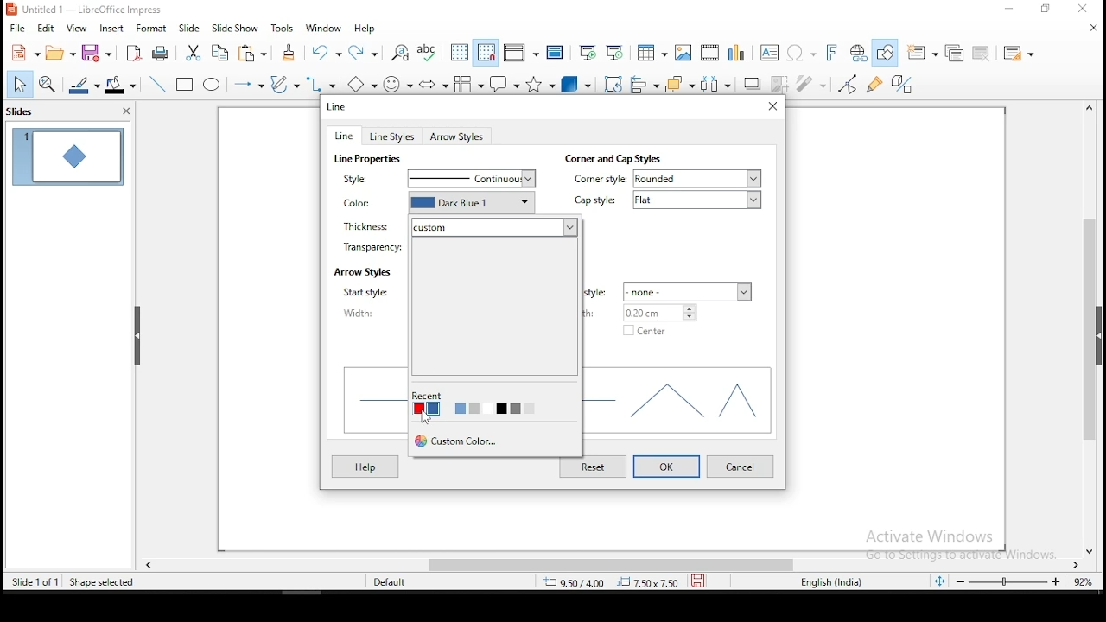  What do you see at coordinates (162, 51) in the screenshot?
I see `print` at bounding box center [162, 51].